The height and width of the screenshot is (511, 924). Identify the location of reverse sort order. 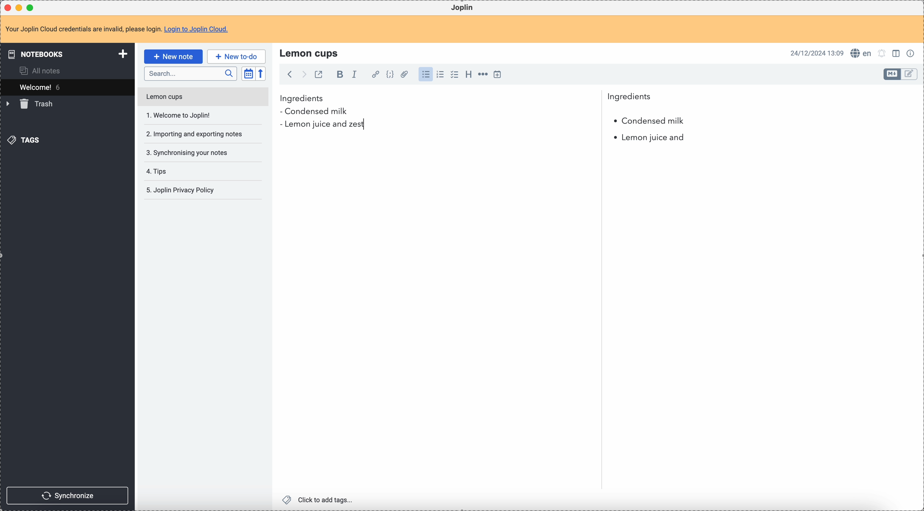
(262, 74).